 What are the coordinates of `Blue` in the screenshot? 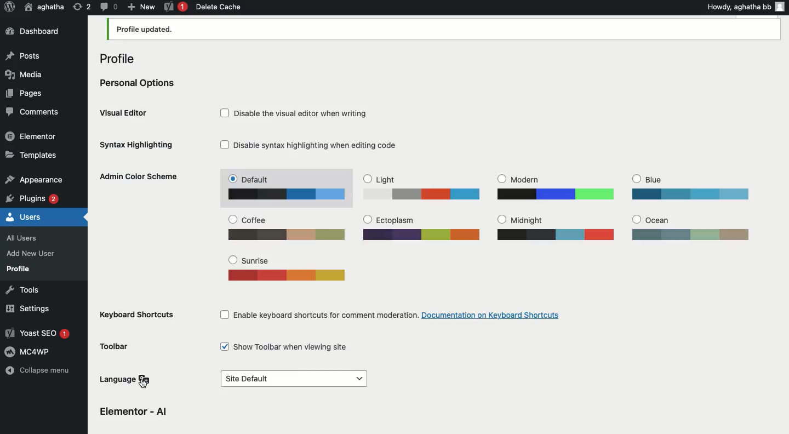 It's located at (690, 187).